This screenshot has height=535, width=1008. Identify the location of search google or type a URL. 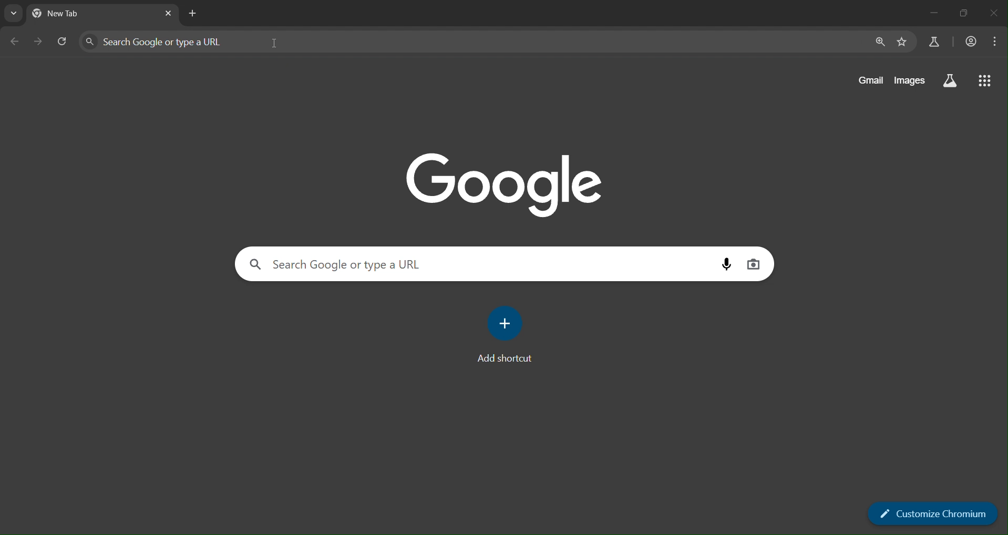
(479, 263).